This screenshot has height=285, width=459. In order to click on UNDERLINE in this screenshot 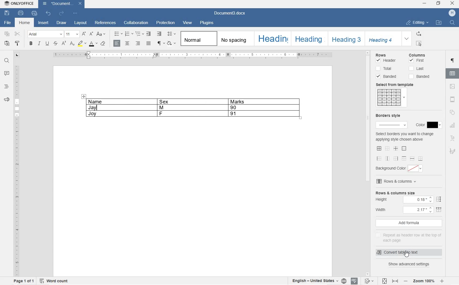, I will do `click(47, 44)`.